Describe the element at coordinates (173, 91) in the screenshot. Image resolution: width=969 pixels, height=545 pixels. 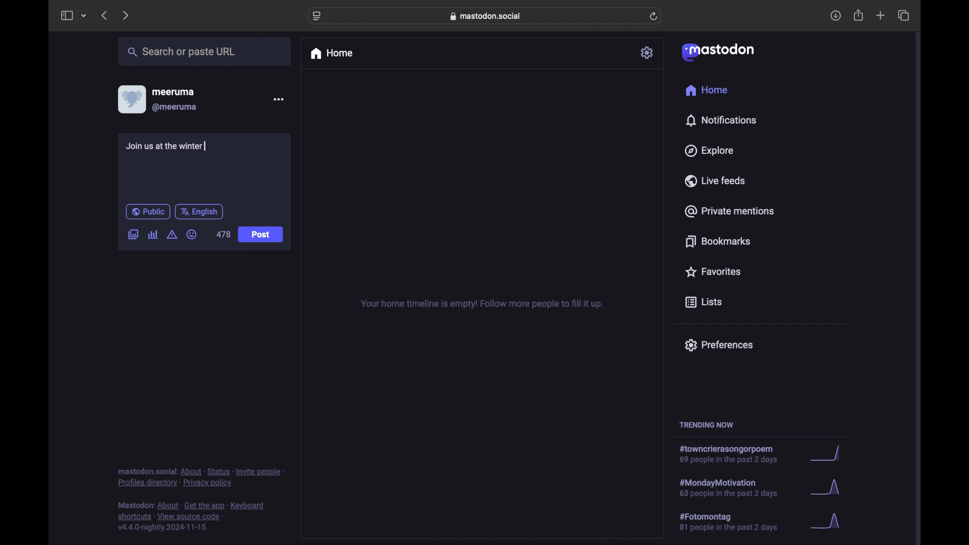
I see `meeruma` at that location.